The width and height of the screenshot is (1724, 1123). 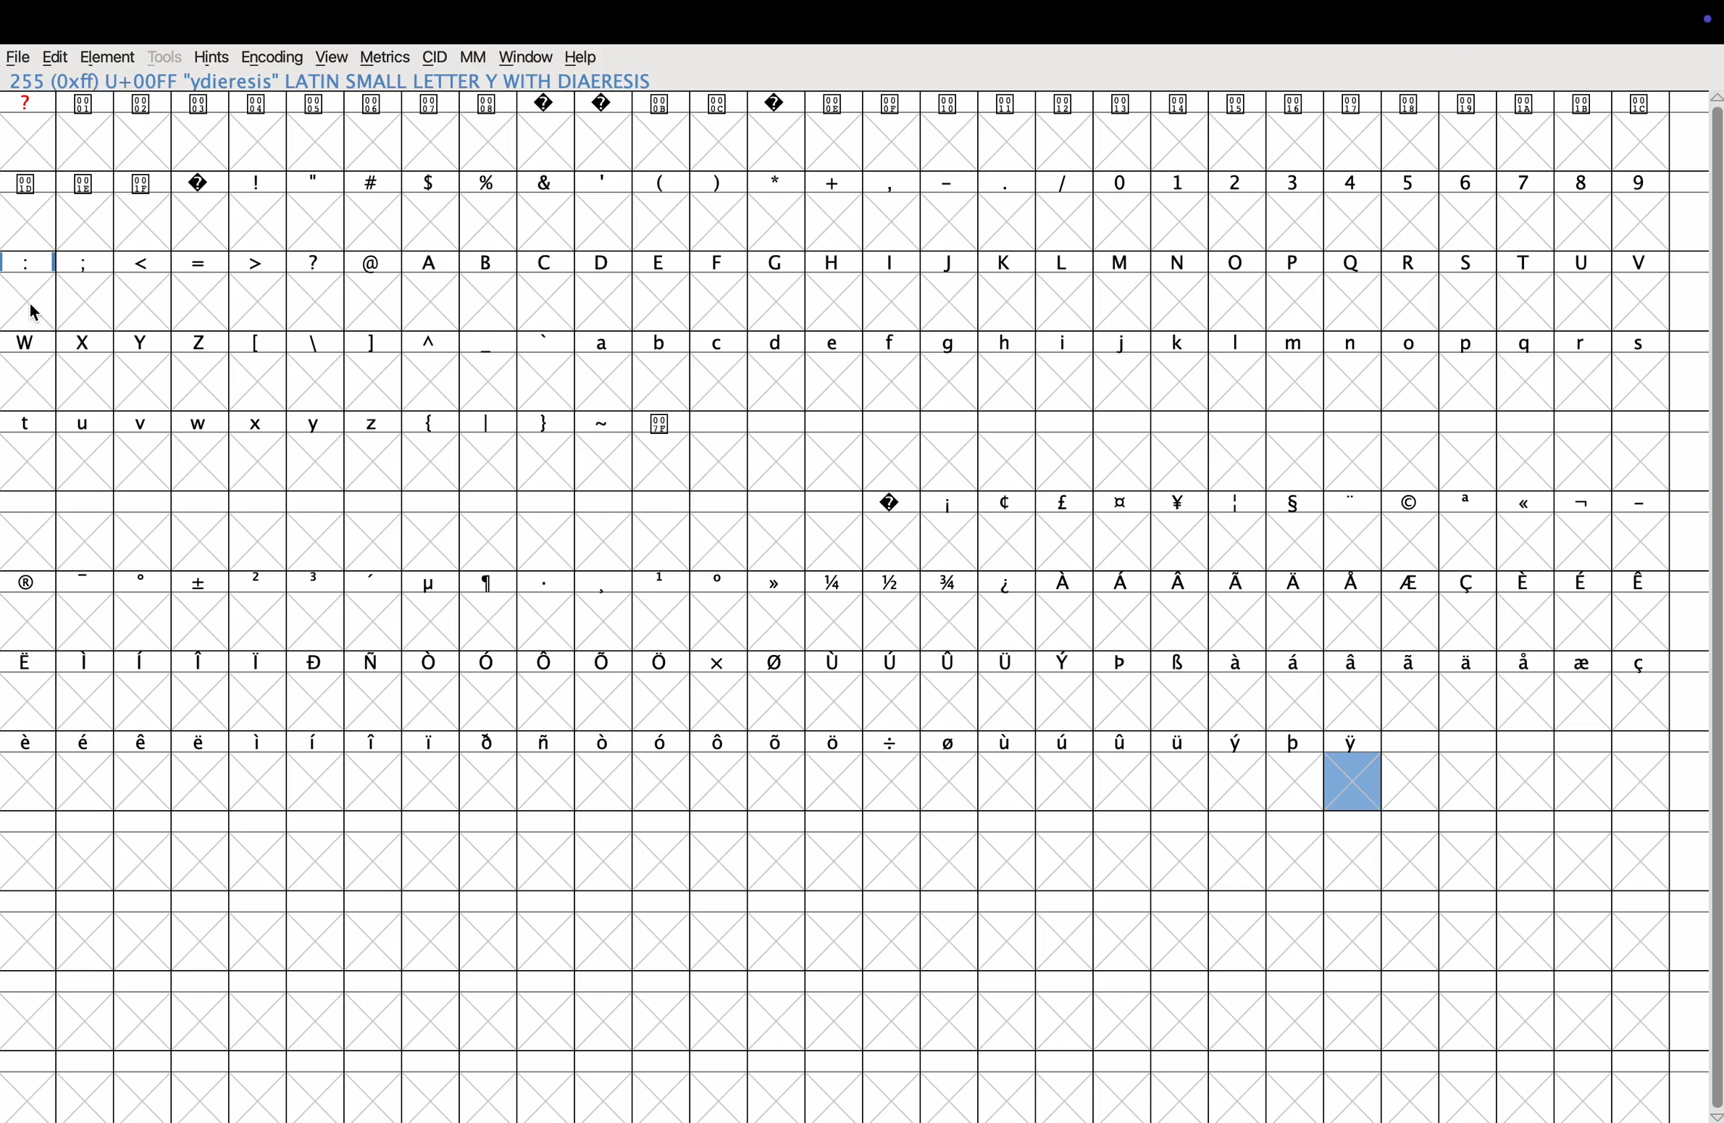 I want to click on j, so click(x=954, y=291).